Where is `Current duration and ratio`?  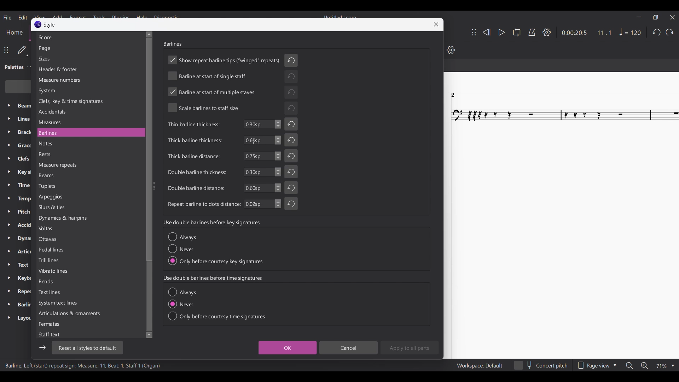 Current duration and ratio is located at coordinates (587, 33).